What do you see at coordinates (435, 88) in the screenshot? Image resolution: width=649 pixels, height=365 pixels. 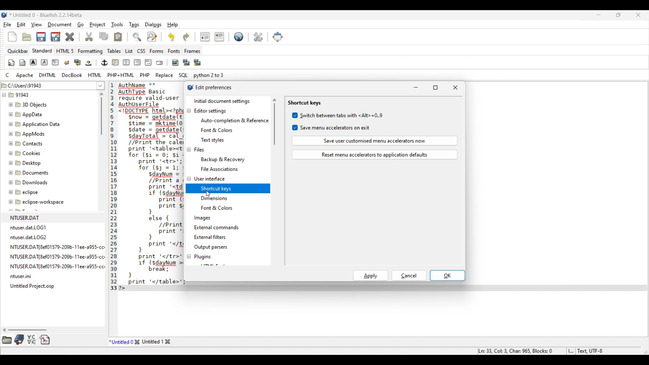 I see `Maximize` at bounding box center [435, 88].